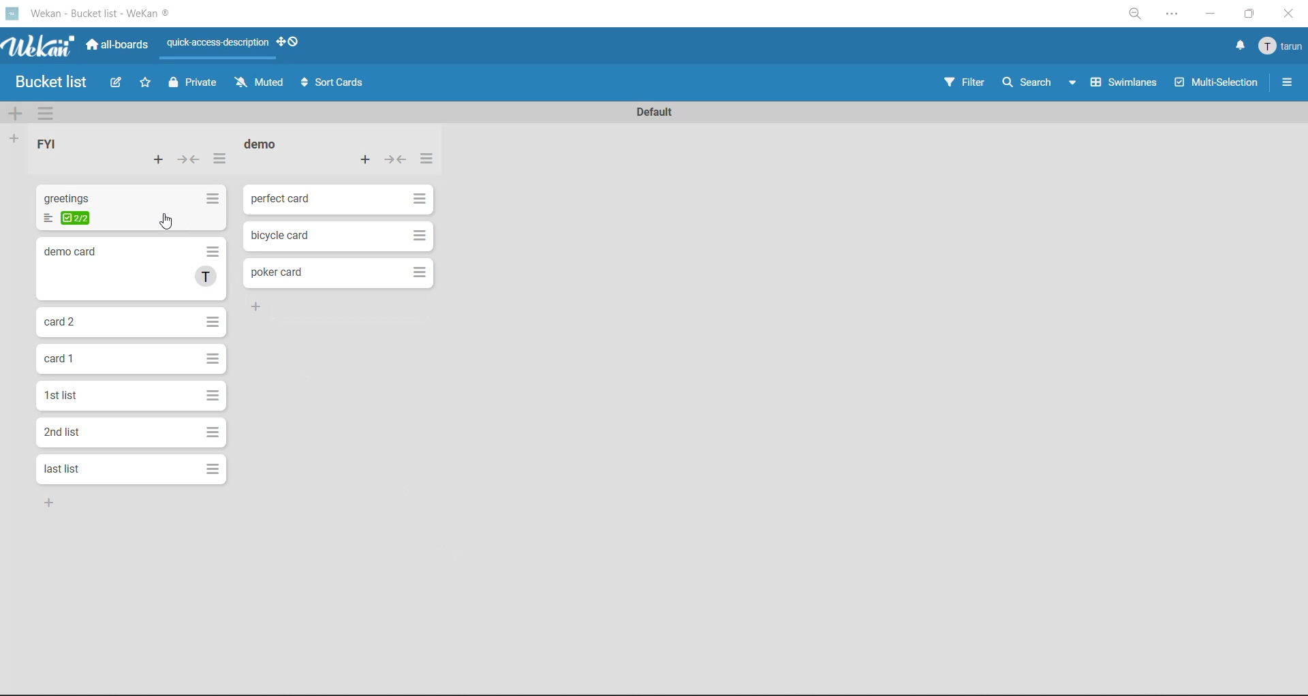  I want to click on list title, so click(52, 145).